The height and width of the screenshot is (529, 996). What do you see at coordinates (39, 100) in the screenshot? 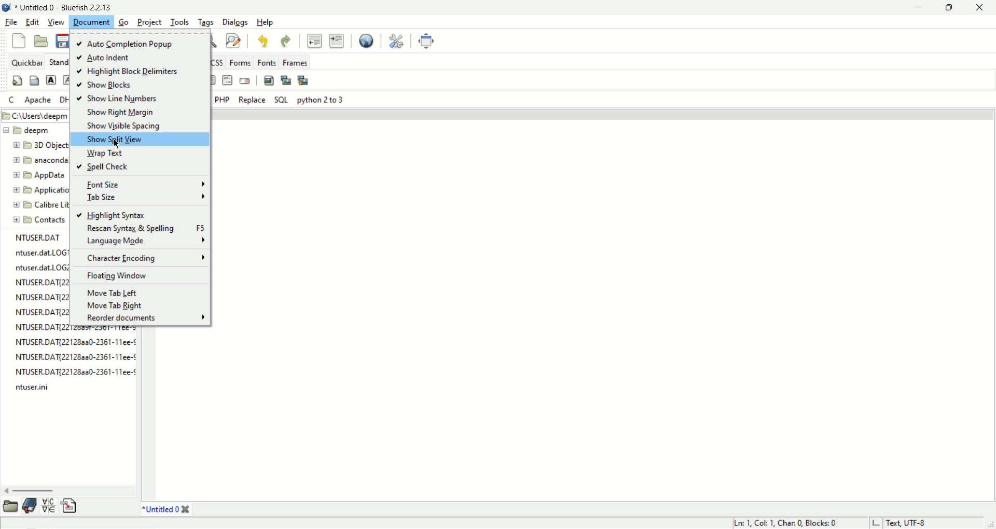
I see `Apache` at bounding box center [39, 100].